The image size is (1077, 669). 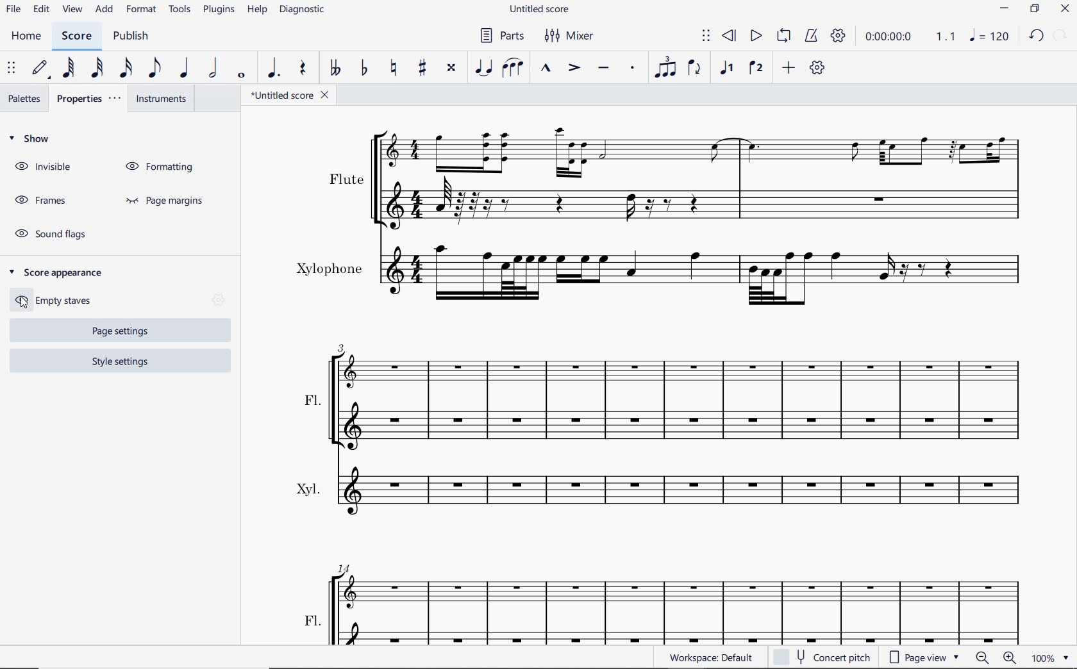 What do you see at coordinates (104, 10) in the screenshot?
I see `ADD` at bounding box center [104, 10].